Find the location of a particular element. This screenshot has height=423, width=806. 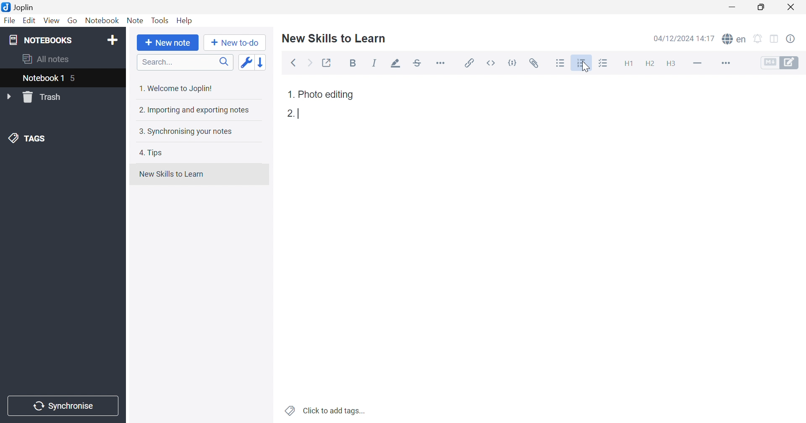

Edit is located at coordinates (28, 21).